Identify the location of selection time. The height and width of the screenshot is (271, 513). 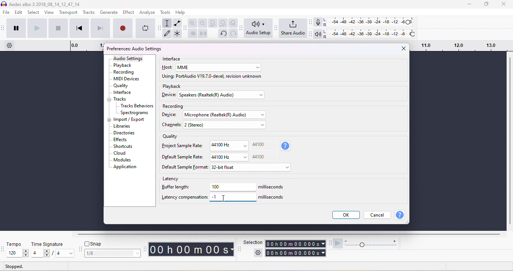
(292, 244).